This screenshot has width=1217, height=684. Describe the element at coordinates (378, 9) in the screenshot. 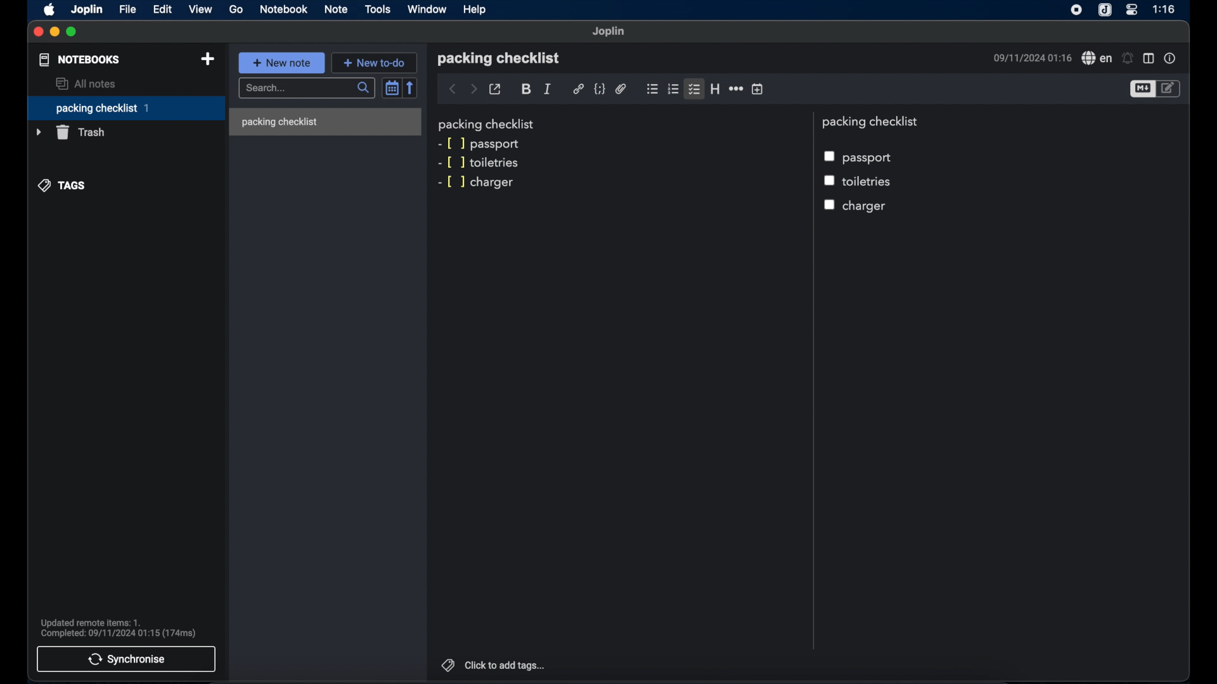

I see `tools` at that location.